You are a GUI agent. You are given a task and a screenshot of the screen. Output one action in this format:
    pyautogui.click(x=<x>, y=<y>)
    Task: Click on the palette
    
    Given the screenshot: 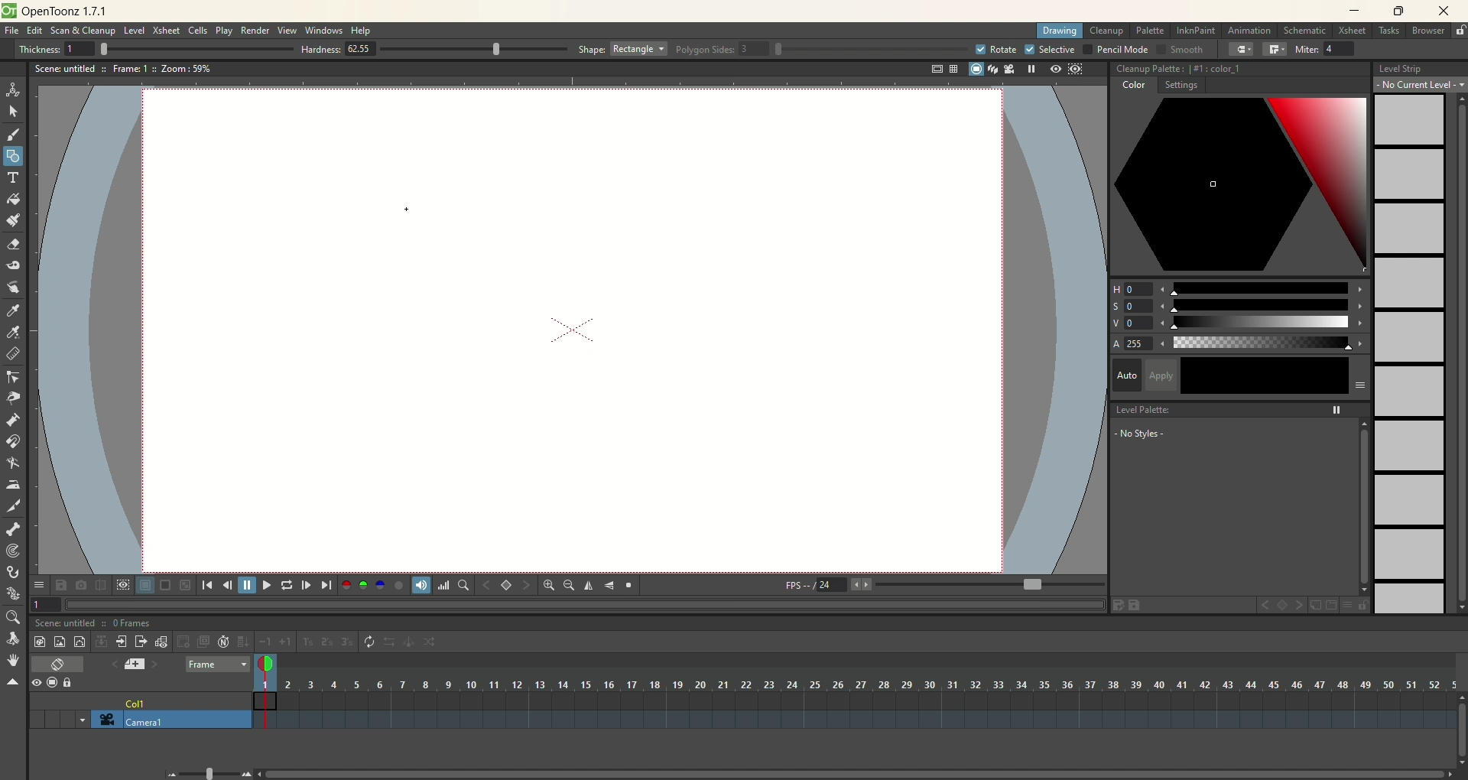 What is the action you would take?
    pyautogui.click(x=1151, y=31)
    